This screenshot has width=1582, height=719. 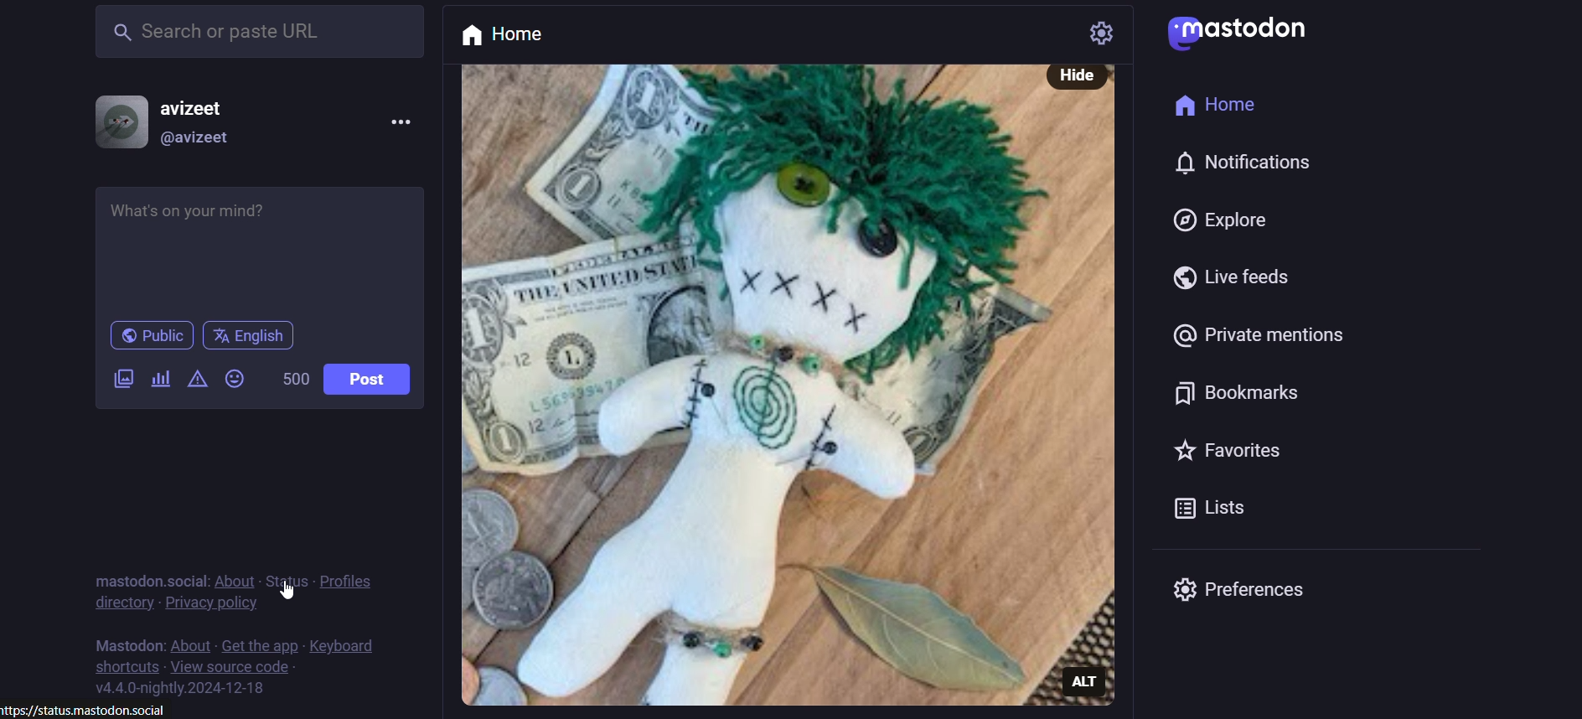 I want to click on text, so click(x=132, y=642).